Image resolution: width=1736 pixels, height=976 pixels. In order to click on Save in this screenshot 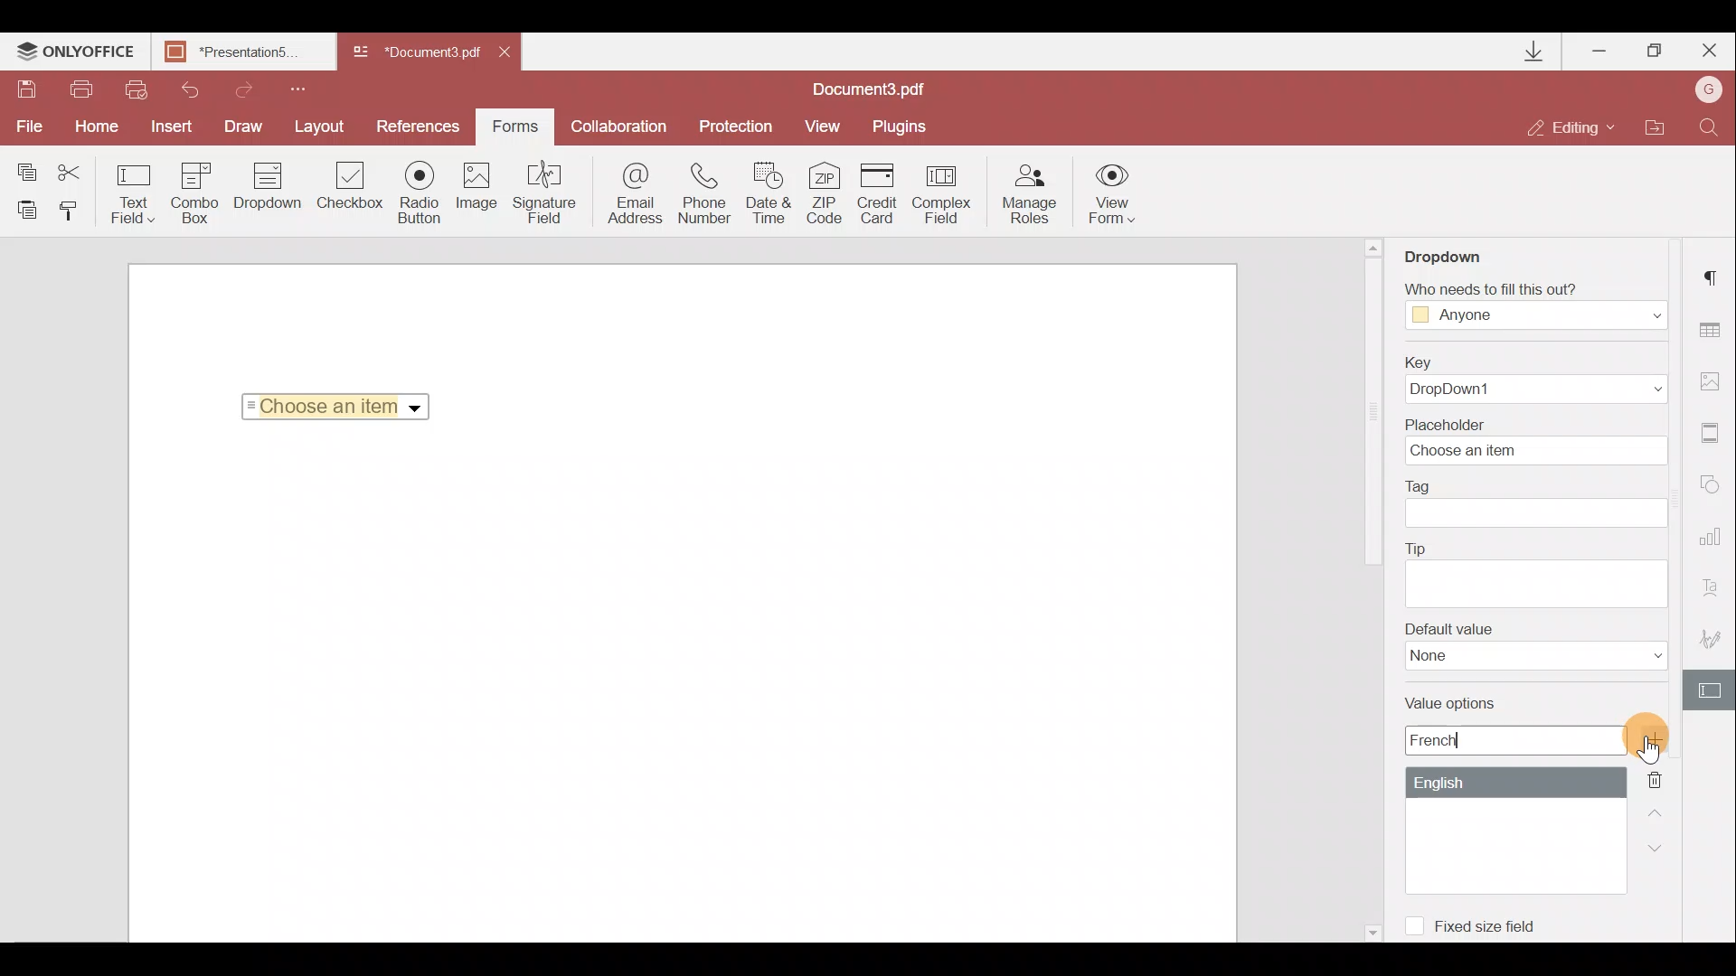, I will do `click(25, 91)`.